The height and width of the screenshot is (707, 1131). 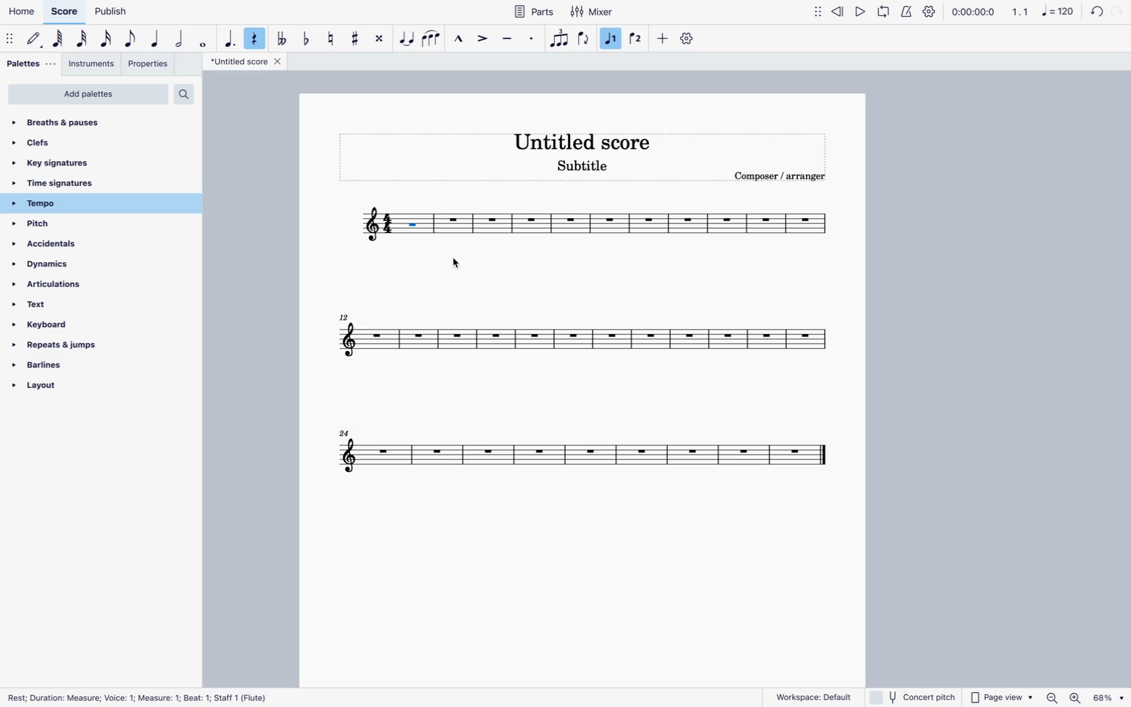 What do you see at coordinates (94, 63) in the screenshot?
I see `instruments` at bounding box center [94, 63].